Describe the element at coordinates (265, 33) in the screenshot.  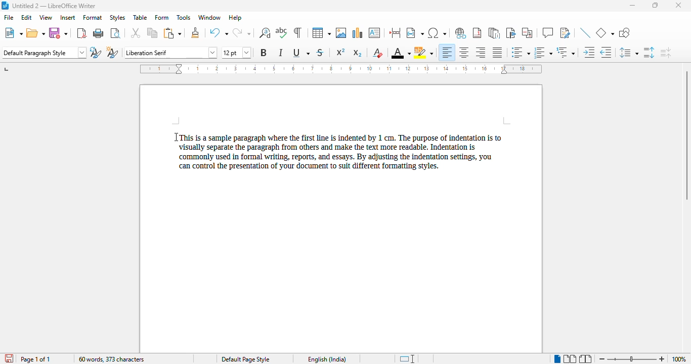
I see `find and replace` at that location.